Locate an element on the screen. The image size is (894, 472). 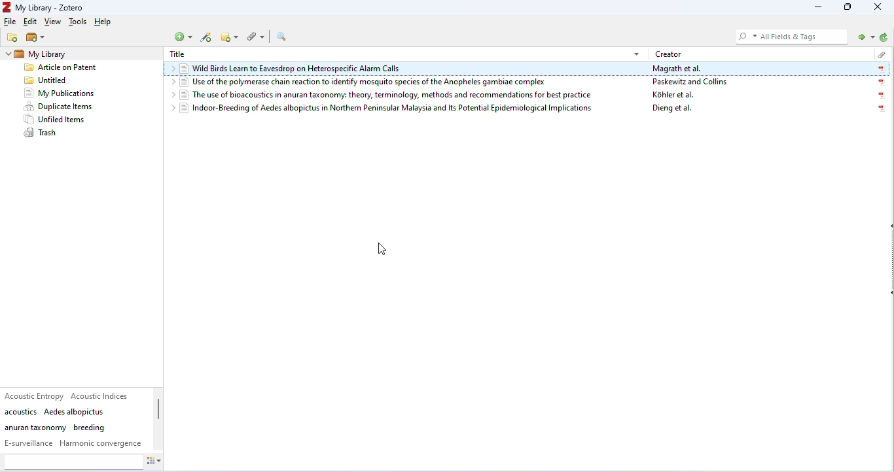
view is located at coordinates (54, 23).